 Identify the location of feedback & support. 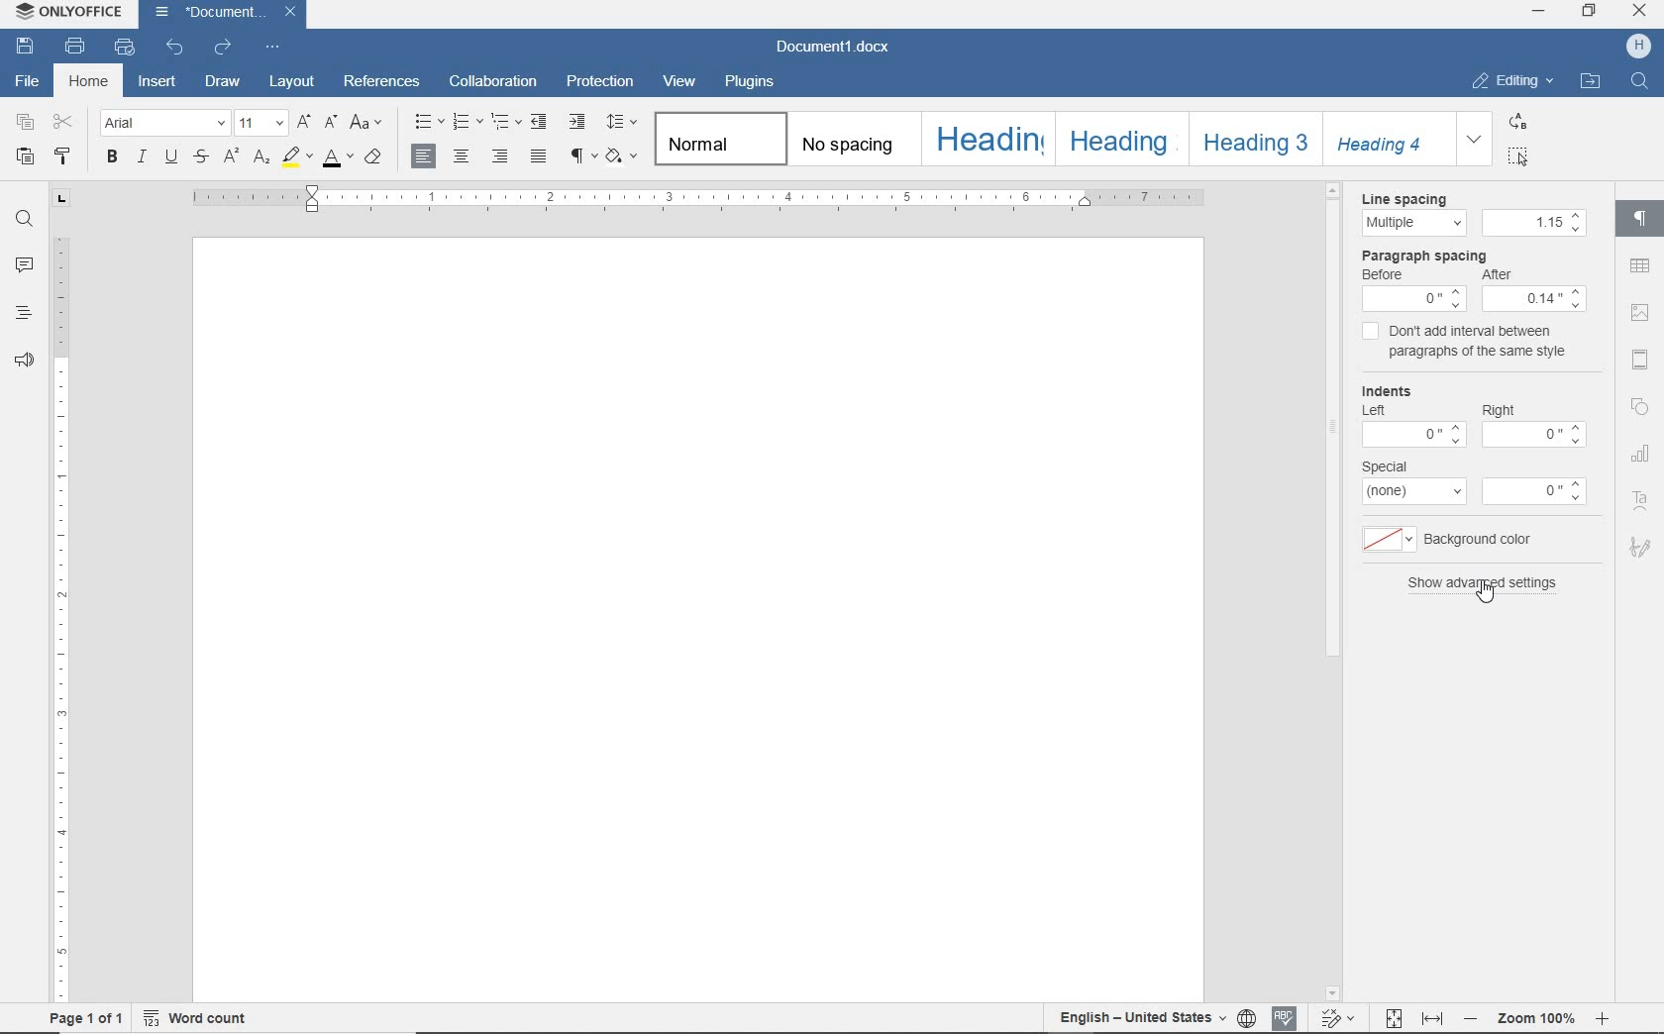
(21, 359).